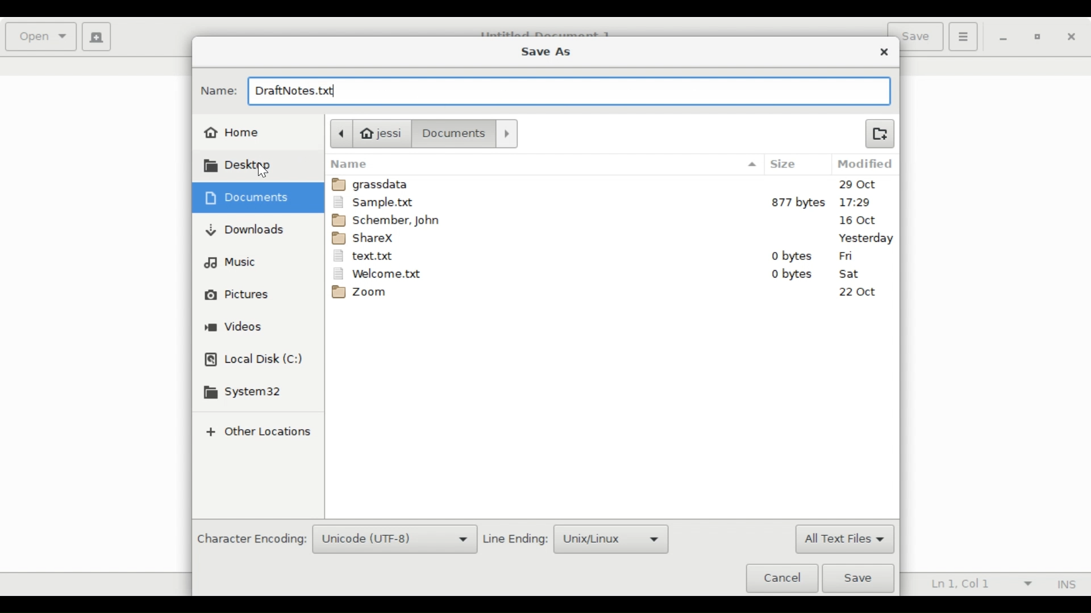 This screenshot has height=613, width=1091. What do you see at coordinates (244, 165) in the screenshot?
I see `Desktop` at bounding box center [244, 165].